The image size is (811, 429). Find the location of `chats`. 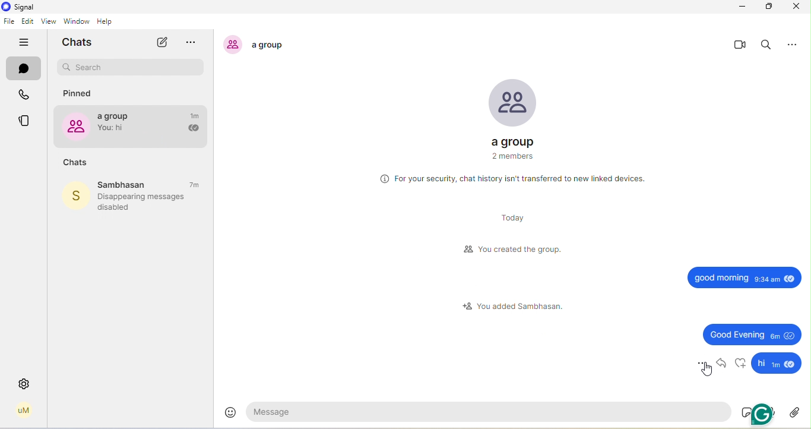

chats is located at coordinates (75, 163).